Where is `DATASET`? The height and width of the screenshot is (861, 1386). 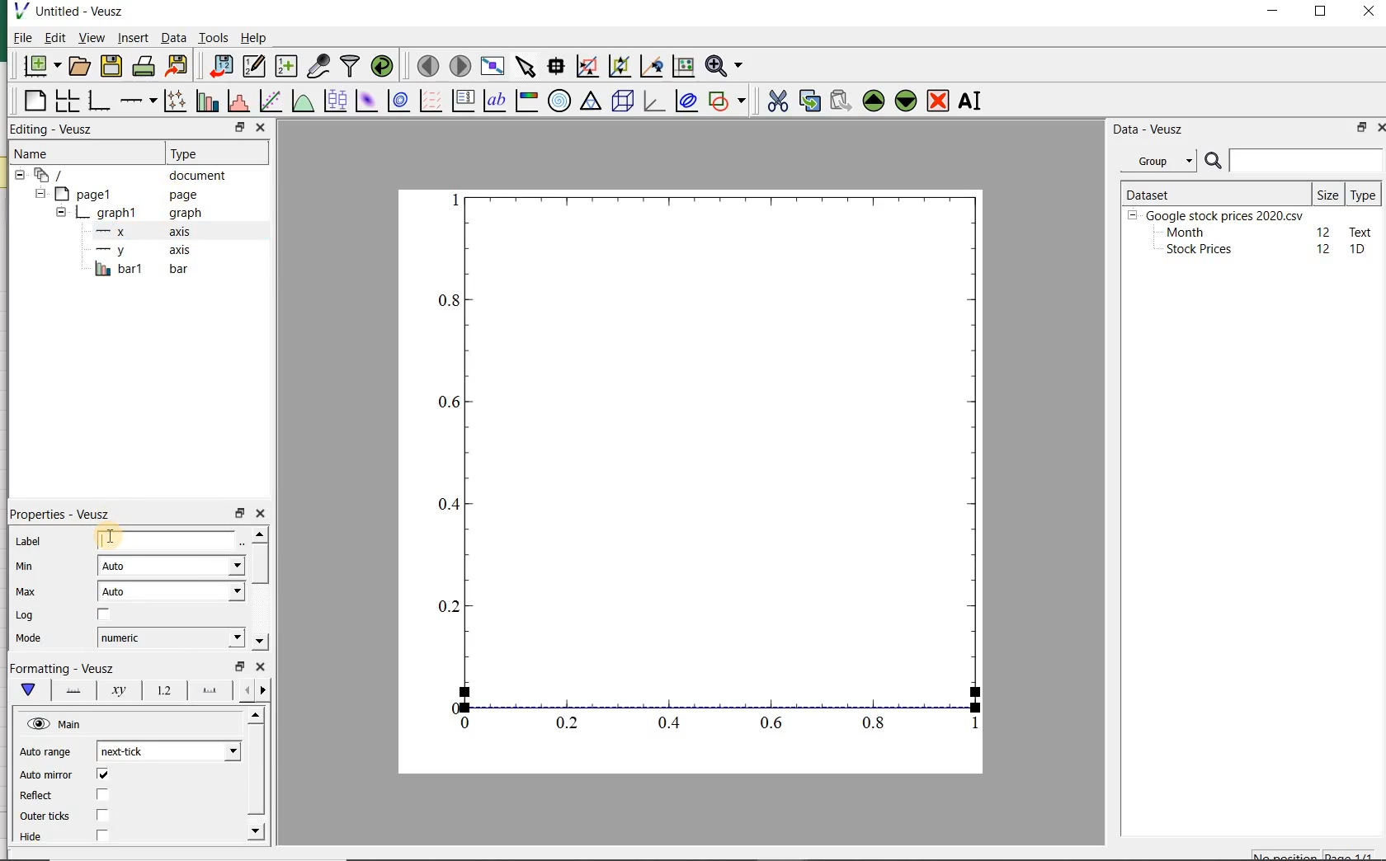 DATASET is located at coordinates (1214, 191).